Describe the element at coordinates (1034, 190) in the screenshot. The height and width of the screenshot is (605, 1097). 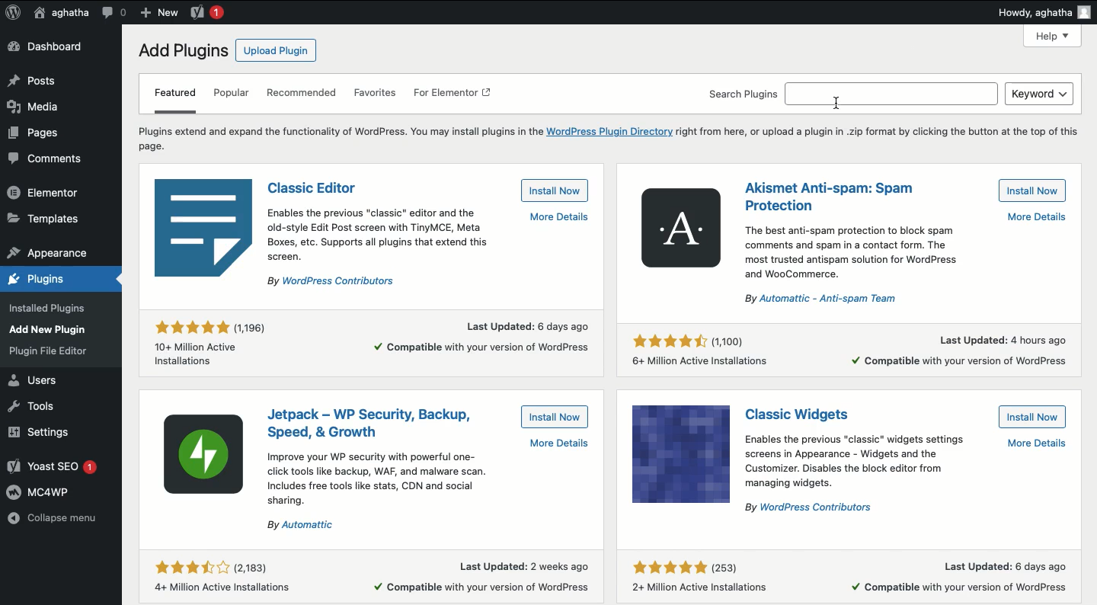
I see `Install now` at that location.